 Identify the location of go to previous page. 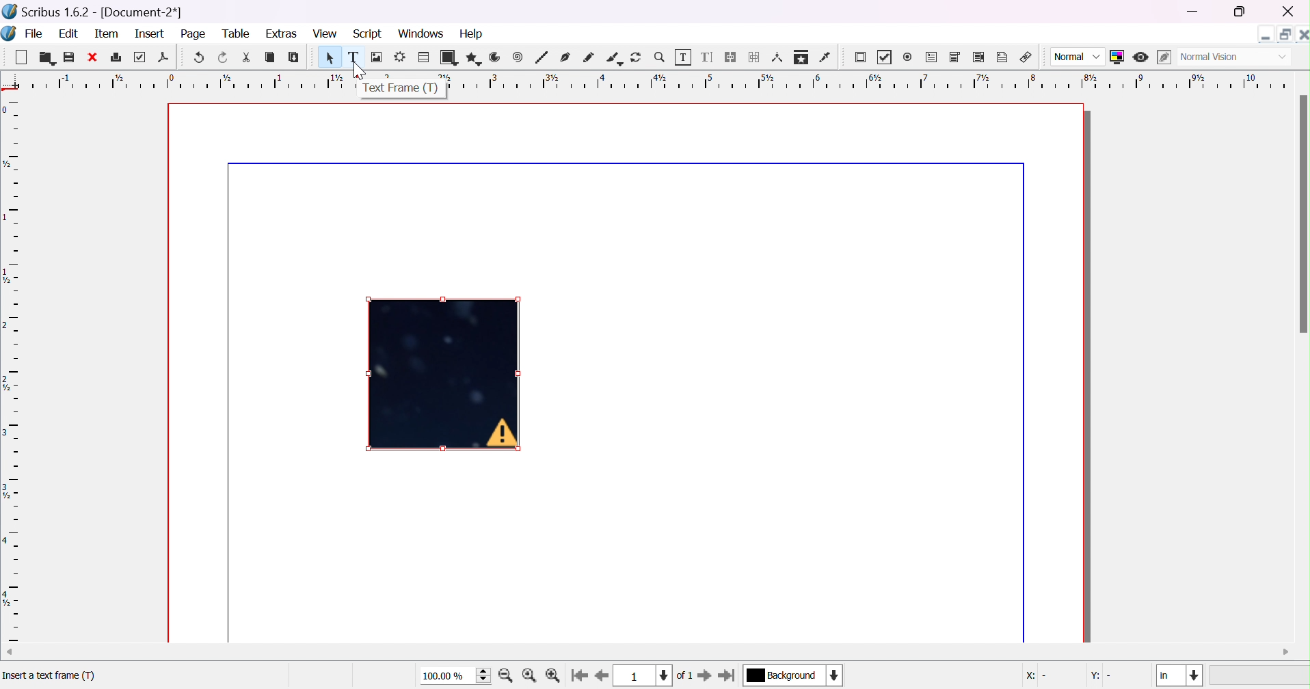
(600, 677).